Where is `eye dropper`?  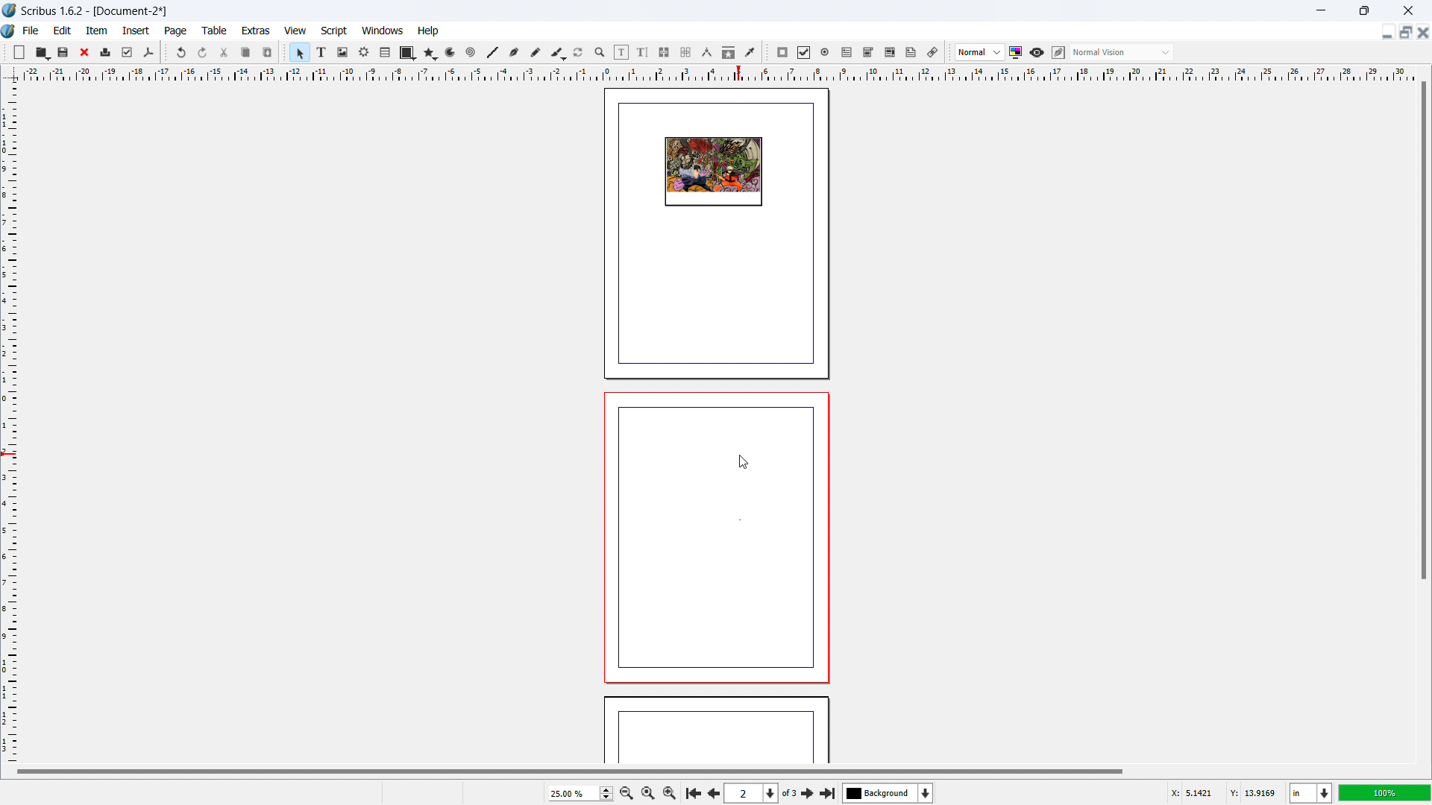 eye dropper is located at coordinates (751, 51).